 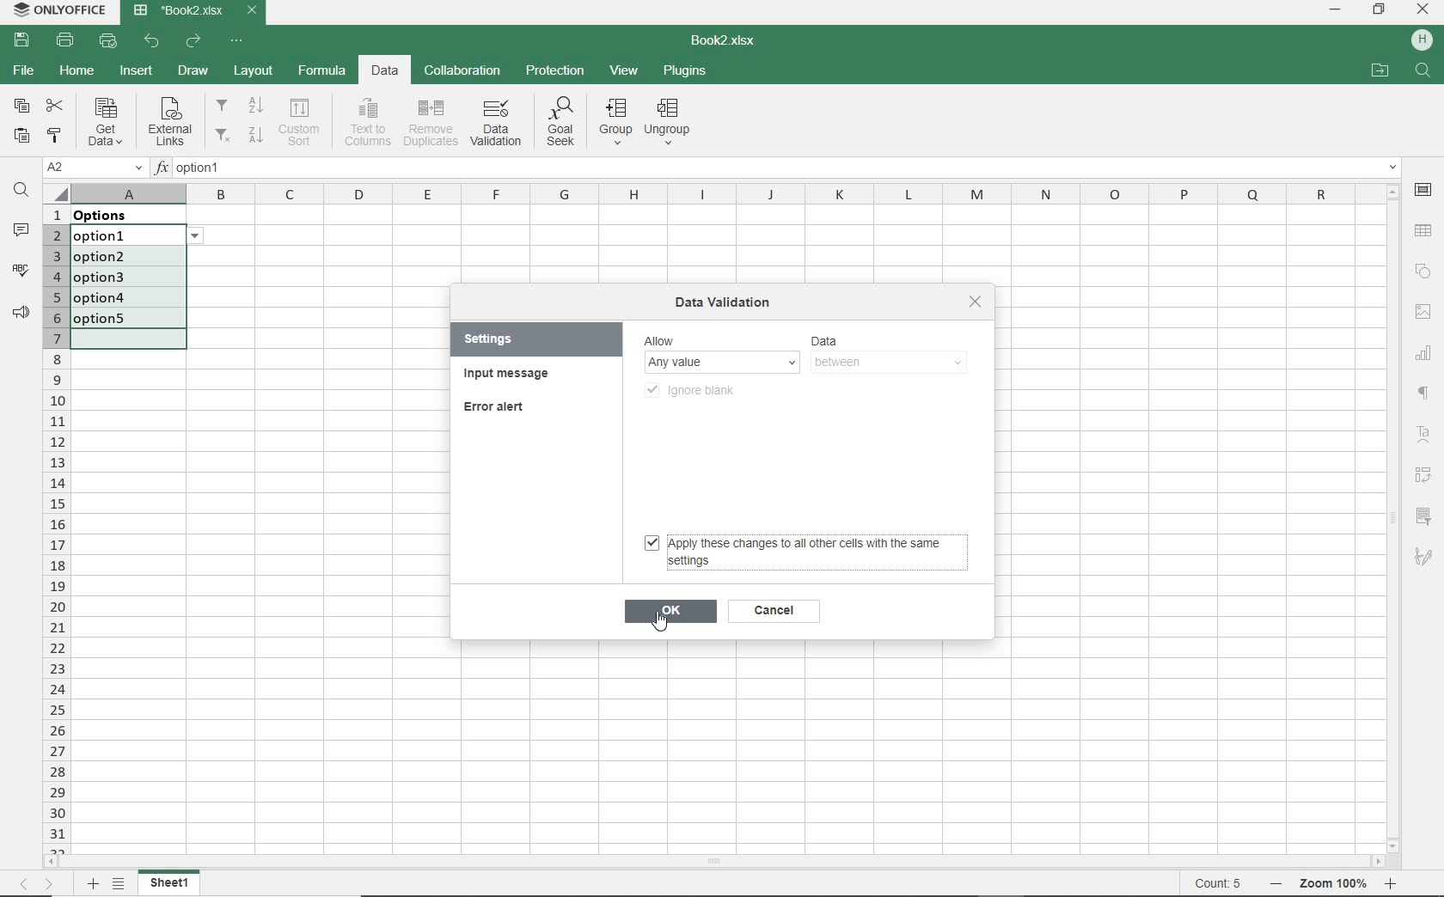 What do you see at coordinates (170, 883) in the screenshot?
I see `sheet1` at bounding box center [170, 883].